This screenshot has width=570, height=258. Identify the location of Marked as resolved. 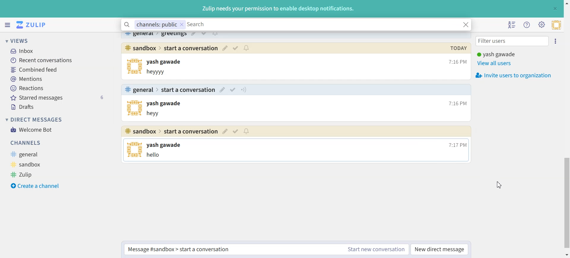
(234, 90).